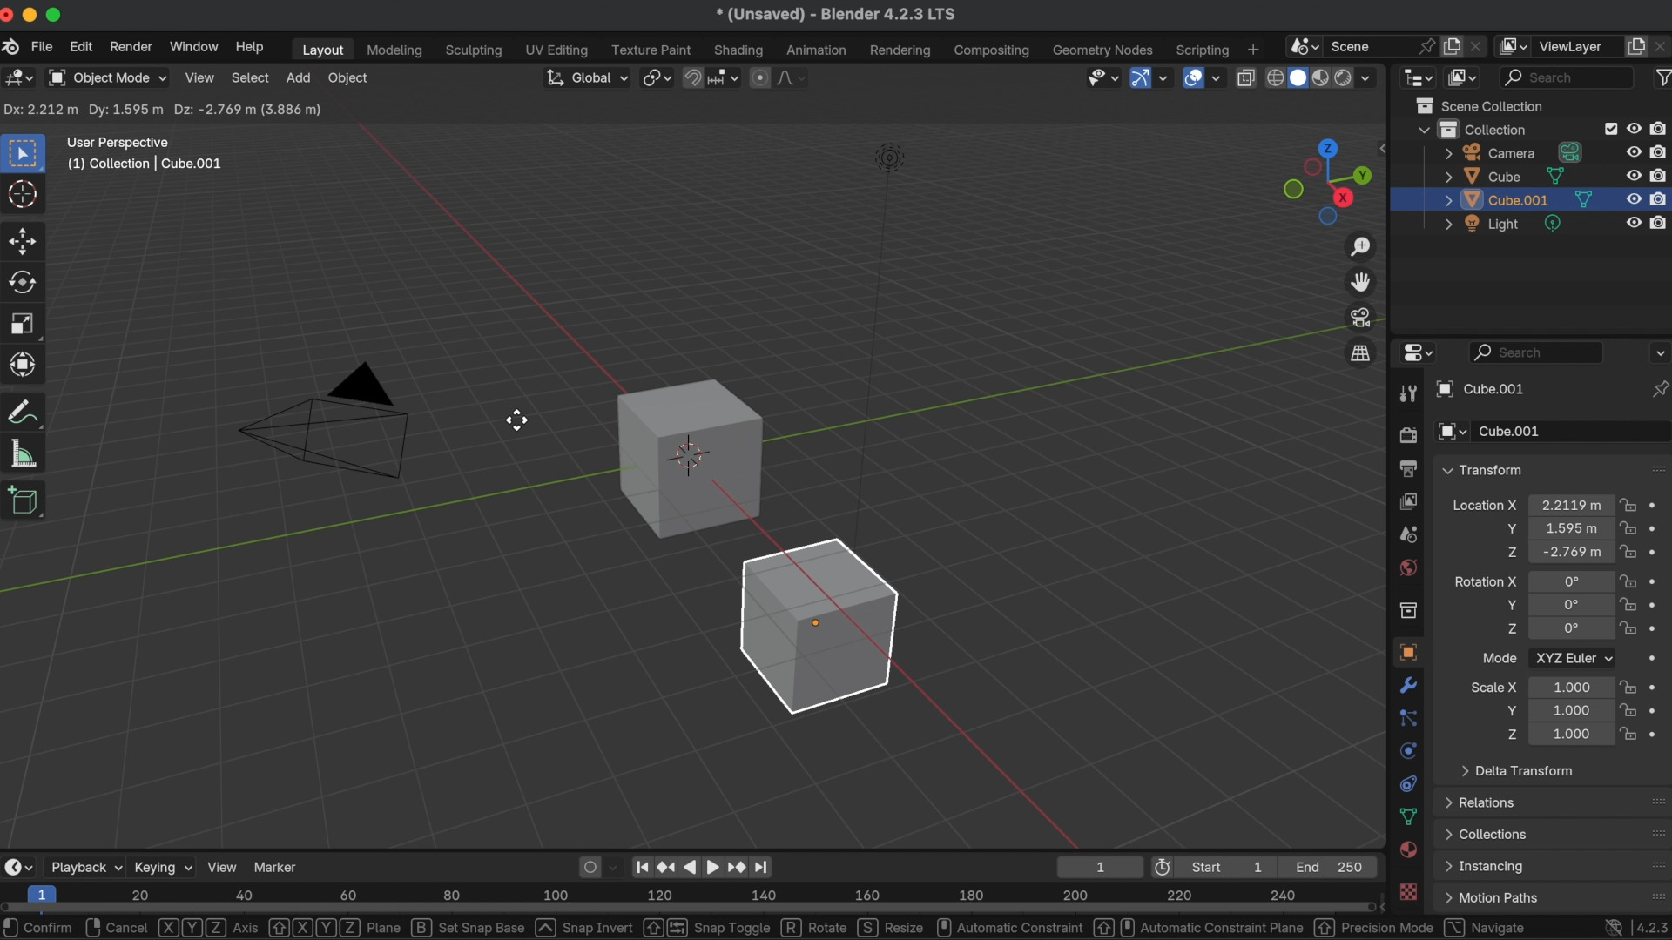 This screenshot has width=1672, height=940. Describe the element at coordinates (251, 77) in the screenshot. I see `select` at that location.